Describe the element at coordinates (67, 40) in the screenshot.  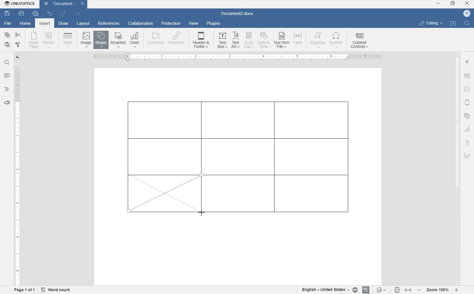
I see `insert table` at that location.